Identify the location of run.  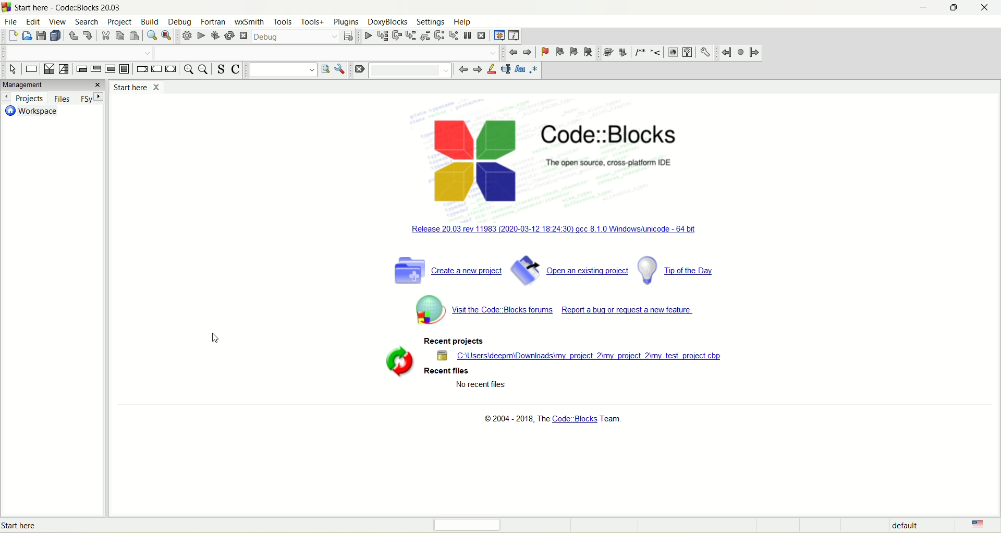
(199, 34).